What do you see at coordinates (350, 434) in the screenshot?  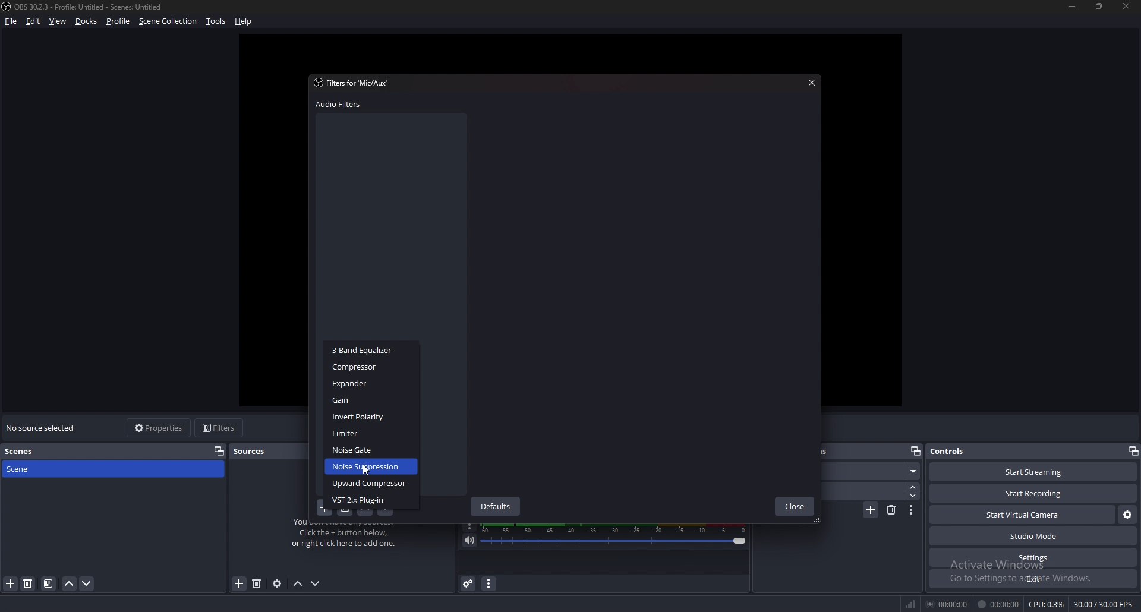 I see `Limiter` at bounding box center [350, 434].